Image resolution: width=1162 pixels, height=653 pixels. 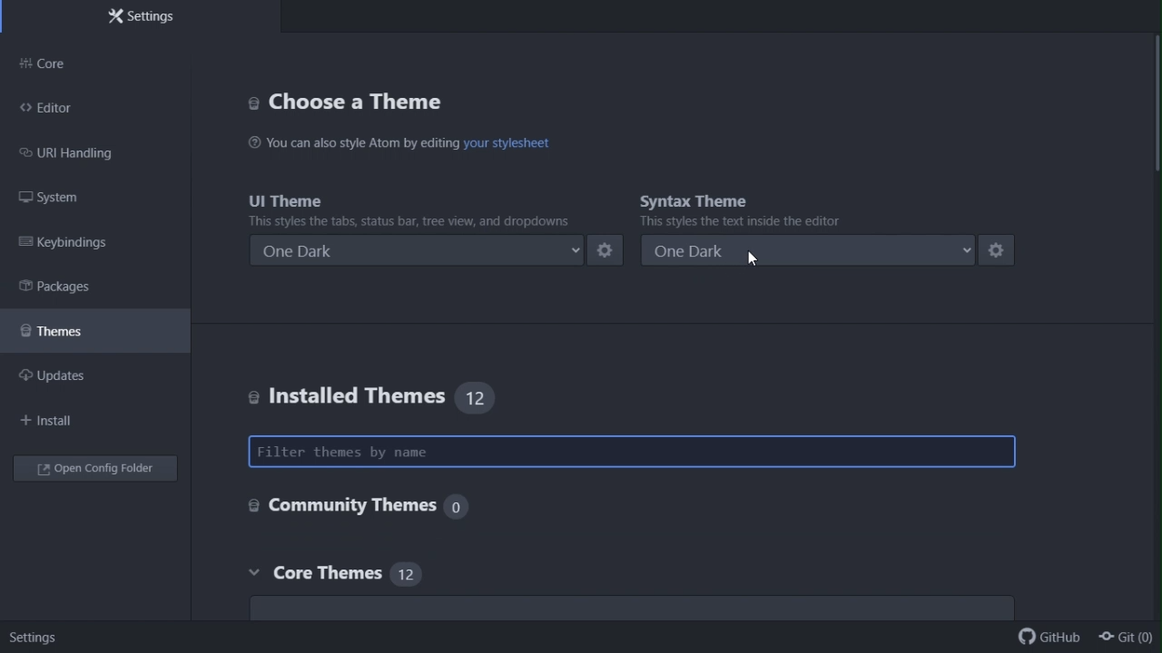 I want to click on vertical scroll bar, so click(x=1155, y=107).